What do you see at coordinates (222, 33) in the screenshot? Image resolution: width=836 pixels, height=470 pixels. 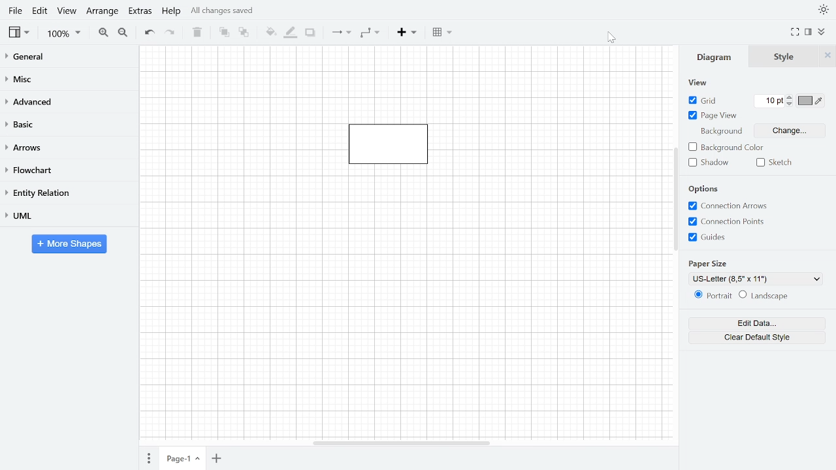 I see `To front` at bounding box center [222, 33].